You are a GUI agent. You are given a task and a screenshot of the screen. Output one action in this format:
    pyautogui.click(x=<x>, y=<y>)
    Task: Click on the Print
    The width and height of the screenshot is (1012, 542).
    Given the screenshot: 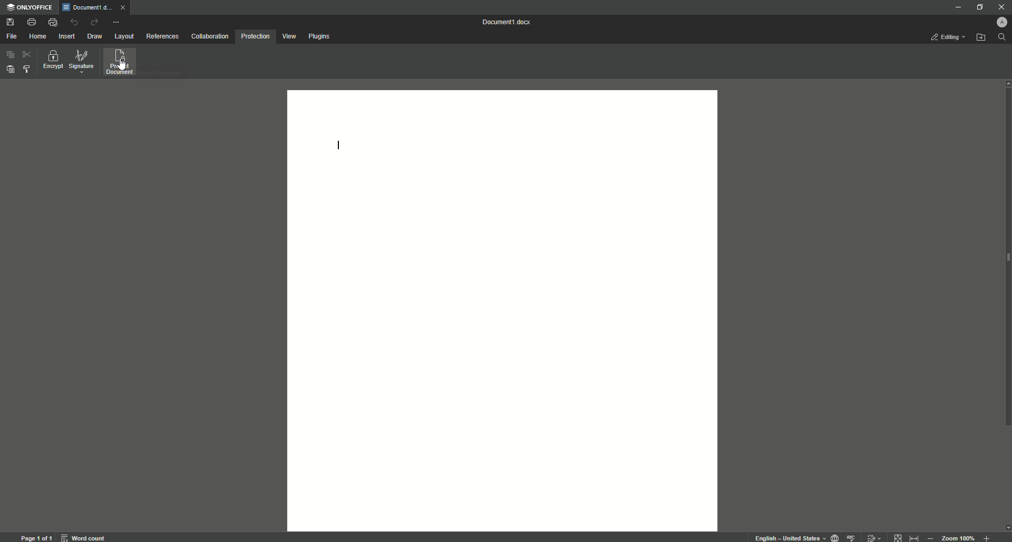 What is the action you would take?
    pyautogui.click(x=32, y=21)
    